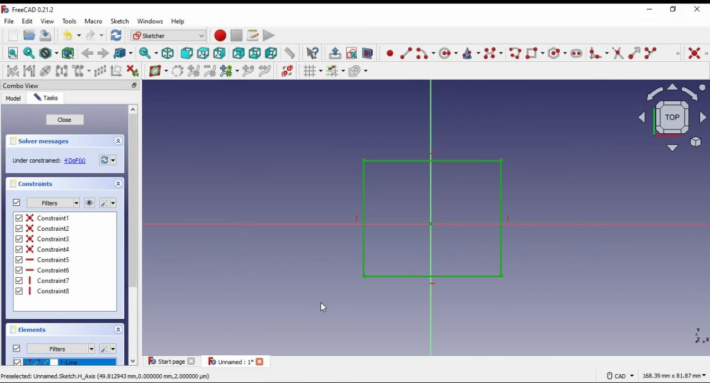 This screenshot has width=710, height=383. What do you see at coordinates (698, 54) in the screenshot?
I see `constraint coincident` at bounding box center [698, 54].